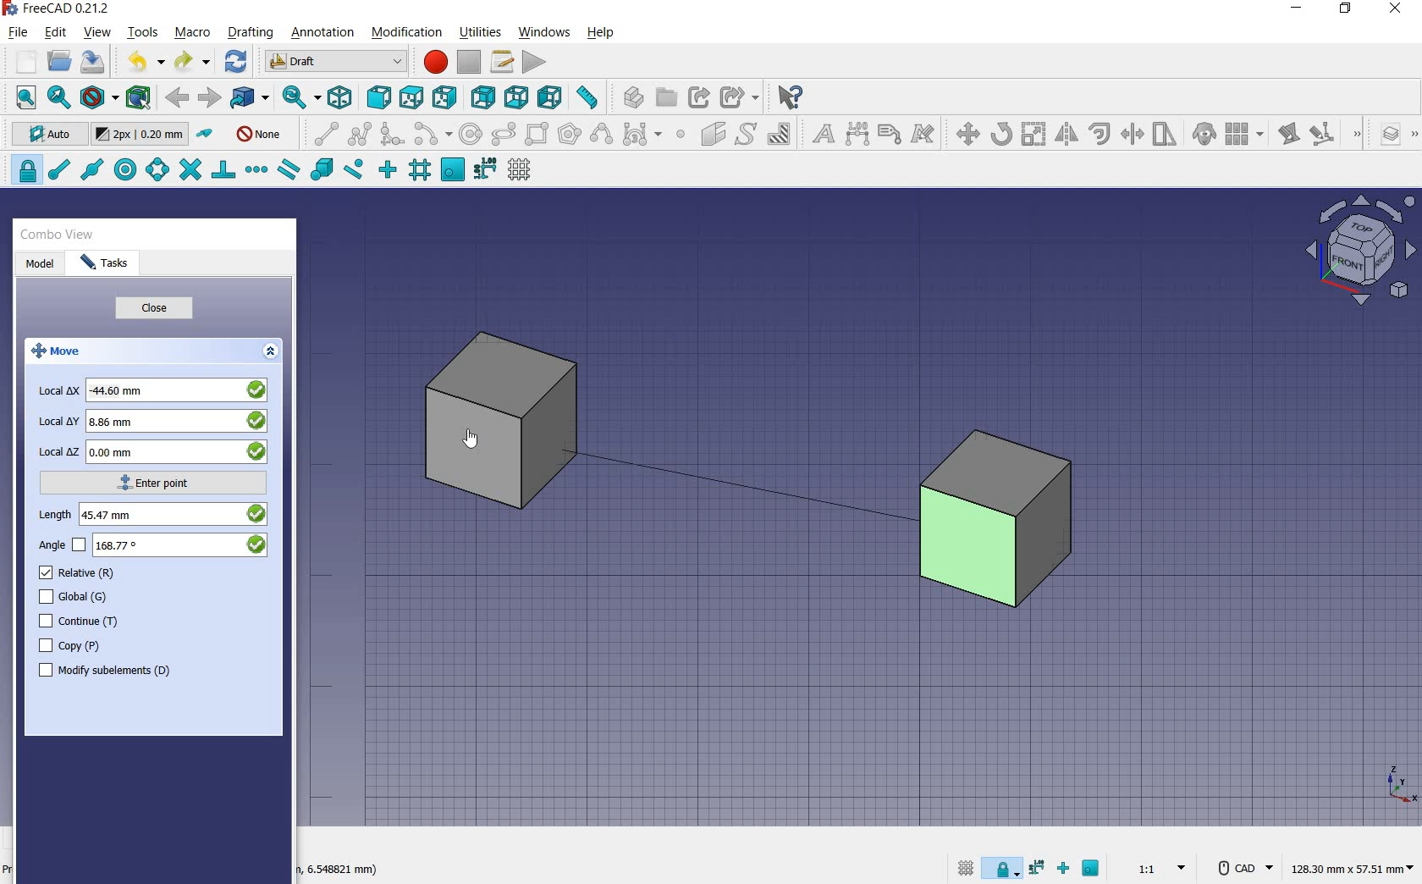 The image size is (1422, 884). What do you see at coordinates (58, 97) in the screenshot?
I see `fit selection` at bounding box center [58, 97].